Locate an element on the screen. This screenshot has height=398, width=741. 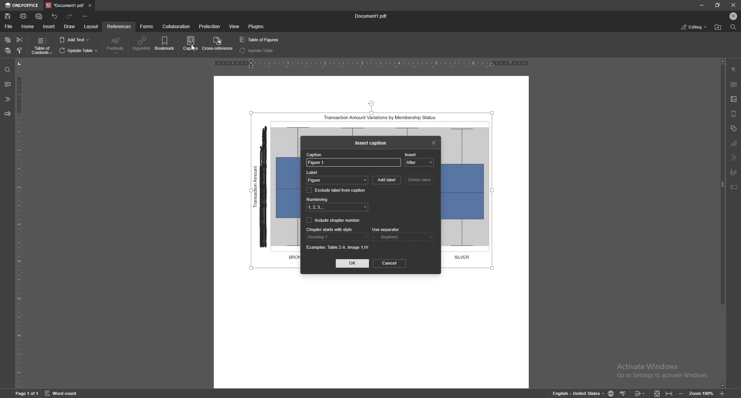
use separator is located at coordinates (386, 229).